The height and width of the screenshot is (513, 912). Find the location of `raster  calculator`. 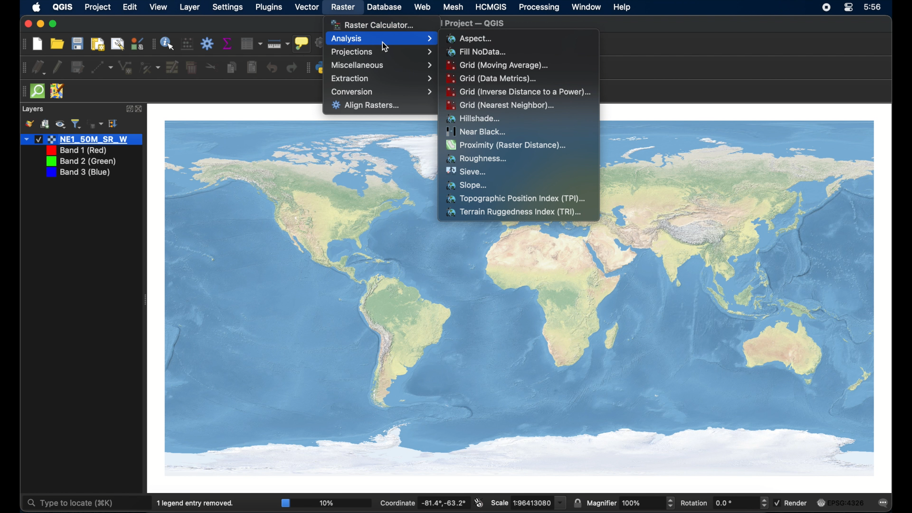

raster  calculator is located at coordinates (373, 24).